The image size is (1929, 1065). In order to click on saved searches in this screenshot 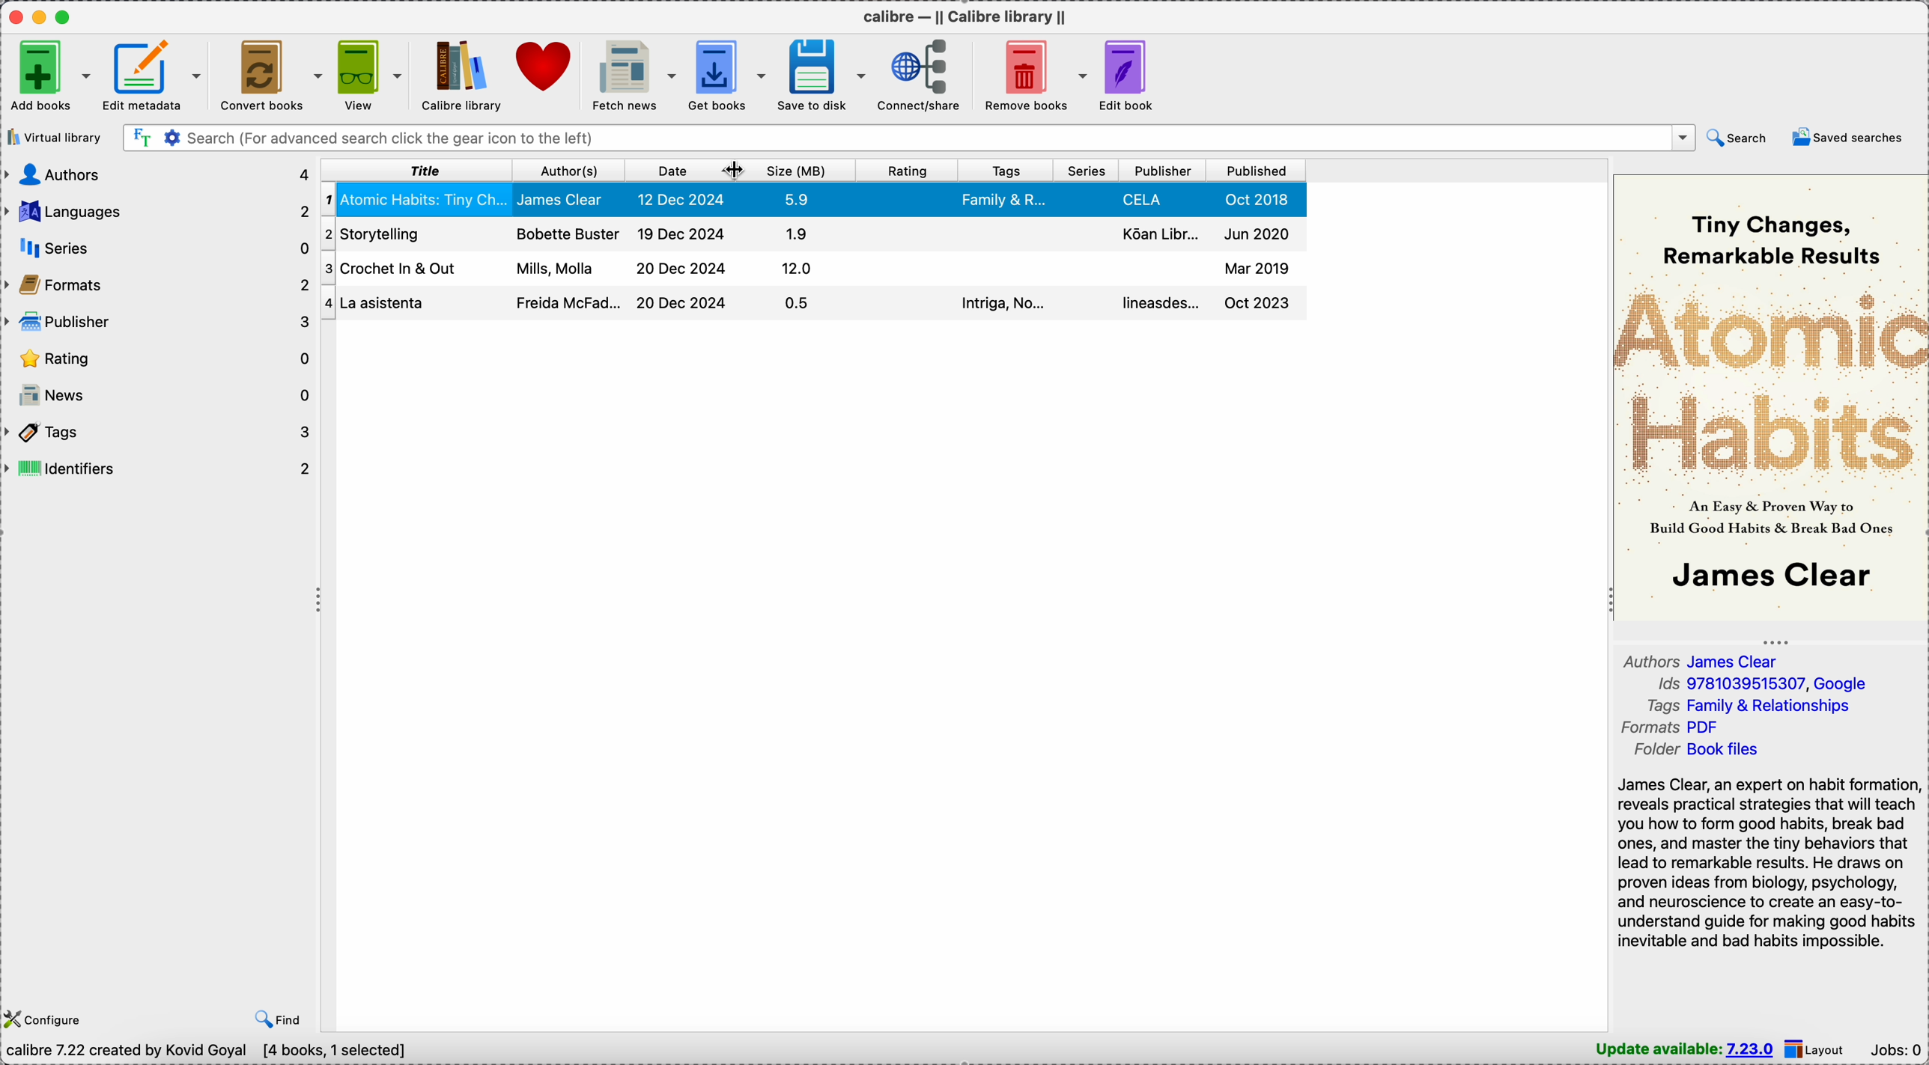, I will do `click(1846, 136)`.